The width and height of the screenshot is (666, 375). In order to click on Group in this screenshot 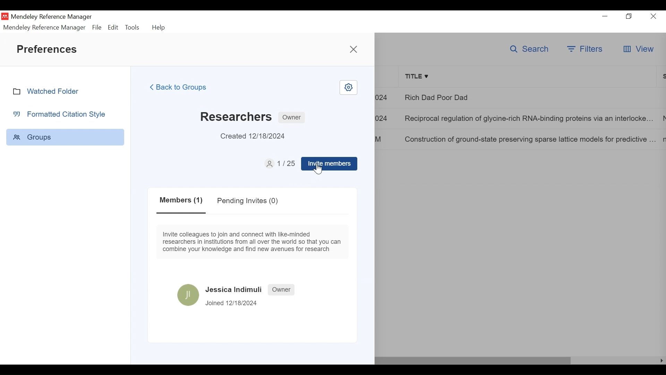, I will do `click(65, 137)`.